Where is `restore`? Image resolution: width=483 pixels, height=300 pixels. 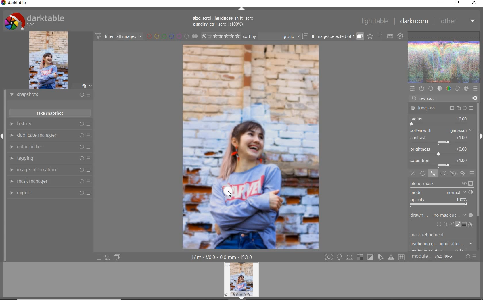
restore is located at coordinates (457, 3).